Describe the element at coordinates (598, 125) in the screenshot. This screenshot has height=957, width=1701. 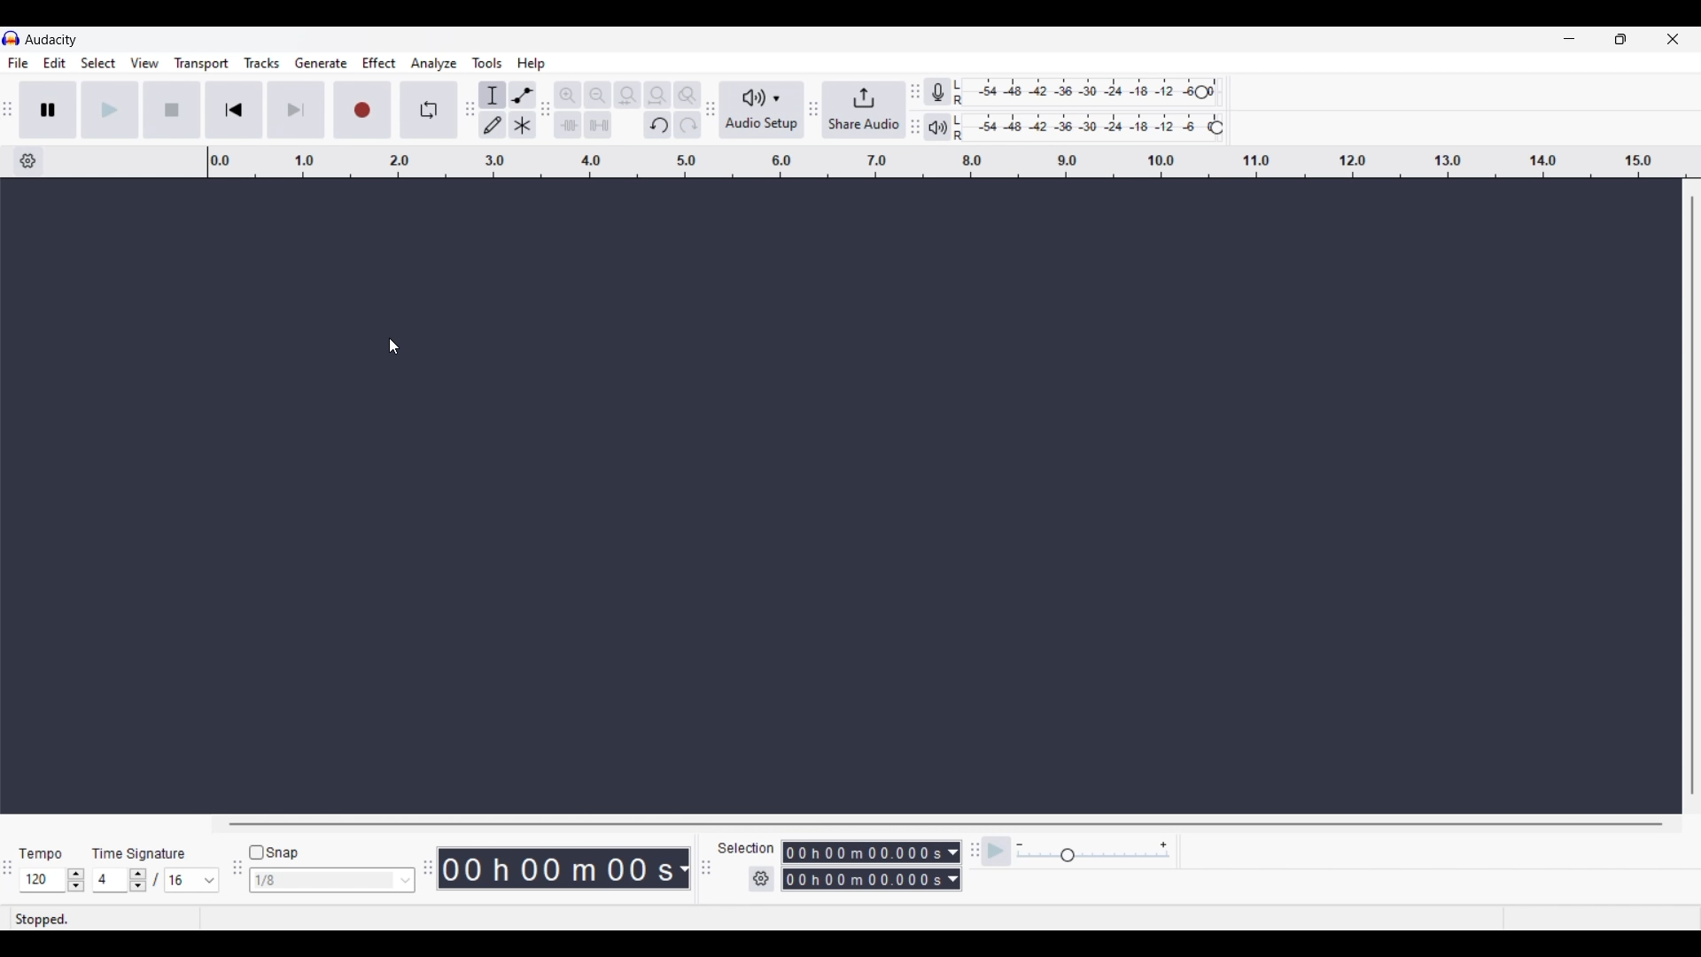
I see `Silence audio selection` at that location.